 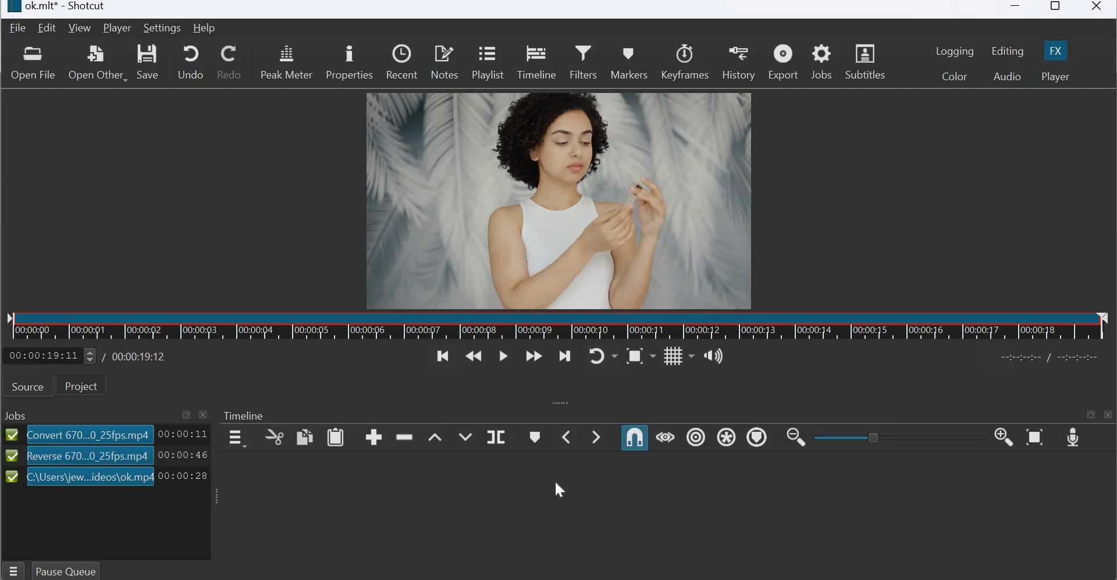 I want to click on Skip to the previous point, so click(x=441, y=356).